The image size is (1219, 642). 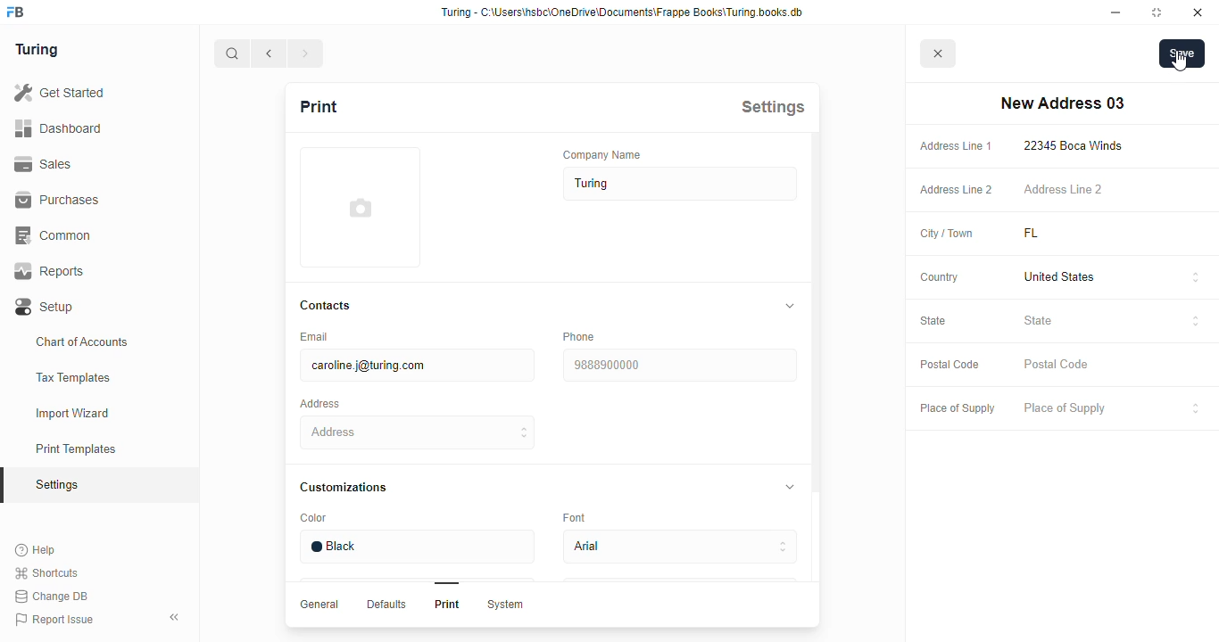 What do you see at coordinates (1182, 53) in the screenshot?
I see `save` at bounding box center [1182, 53].